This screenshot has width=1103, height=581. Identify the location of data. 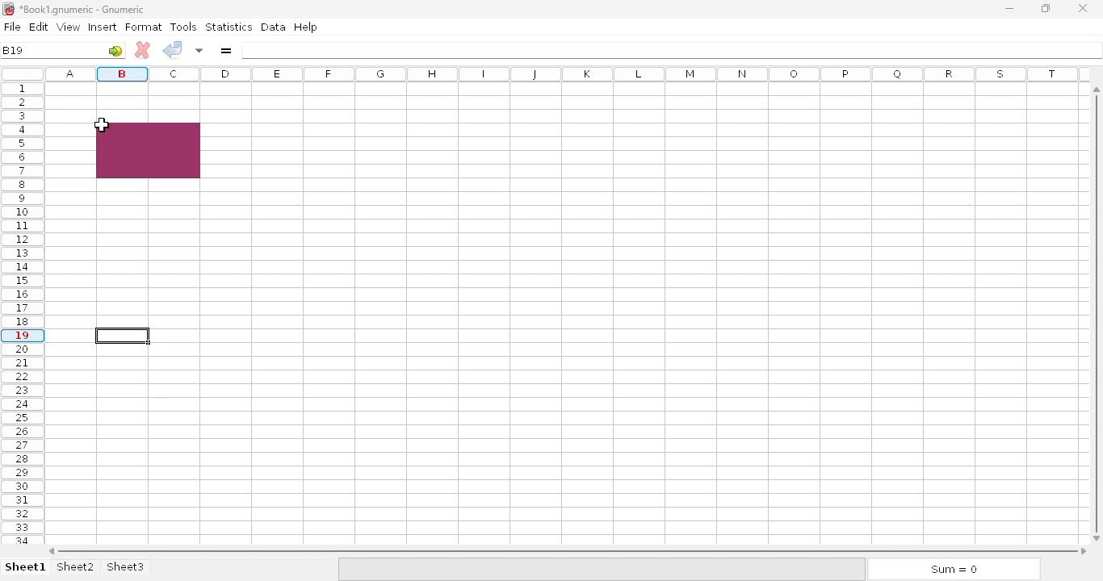
(273, 27).